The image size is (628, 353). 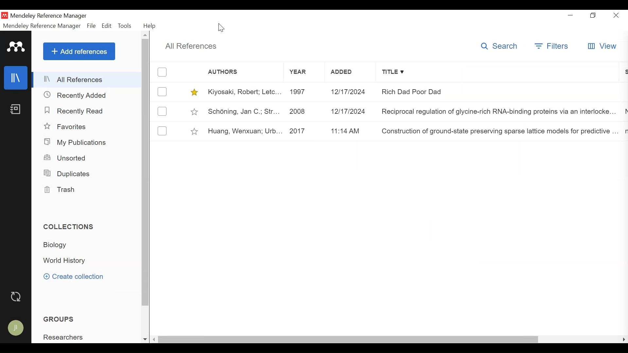 What do you see at coordinates (125, 26) in the screenshot?
I see `Tools` at bounding box center [125, 26].